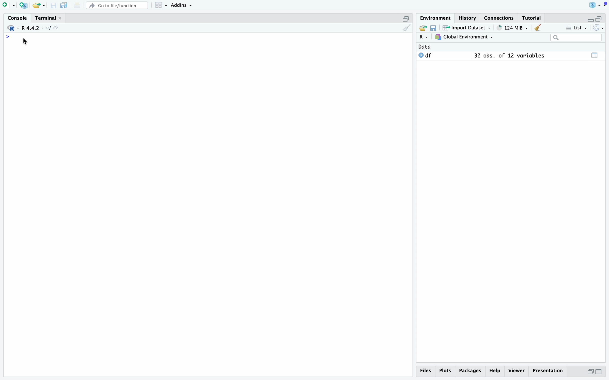 The width and height of the screenshot is (609, 380). Describe the element at coordinates (548, 371) in the screenshot. I see `presentation` at that location.